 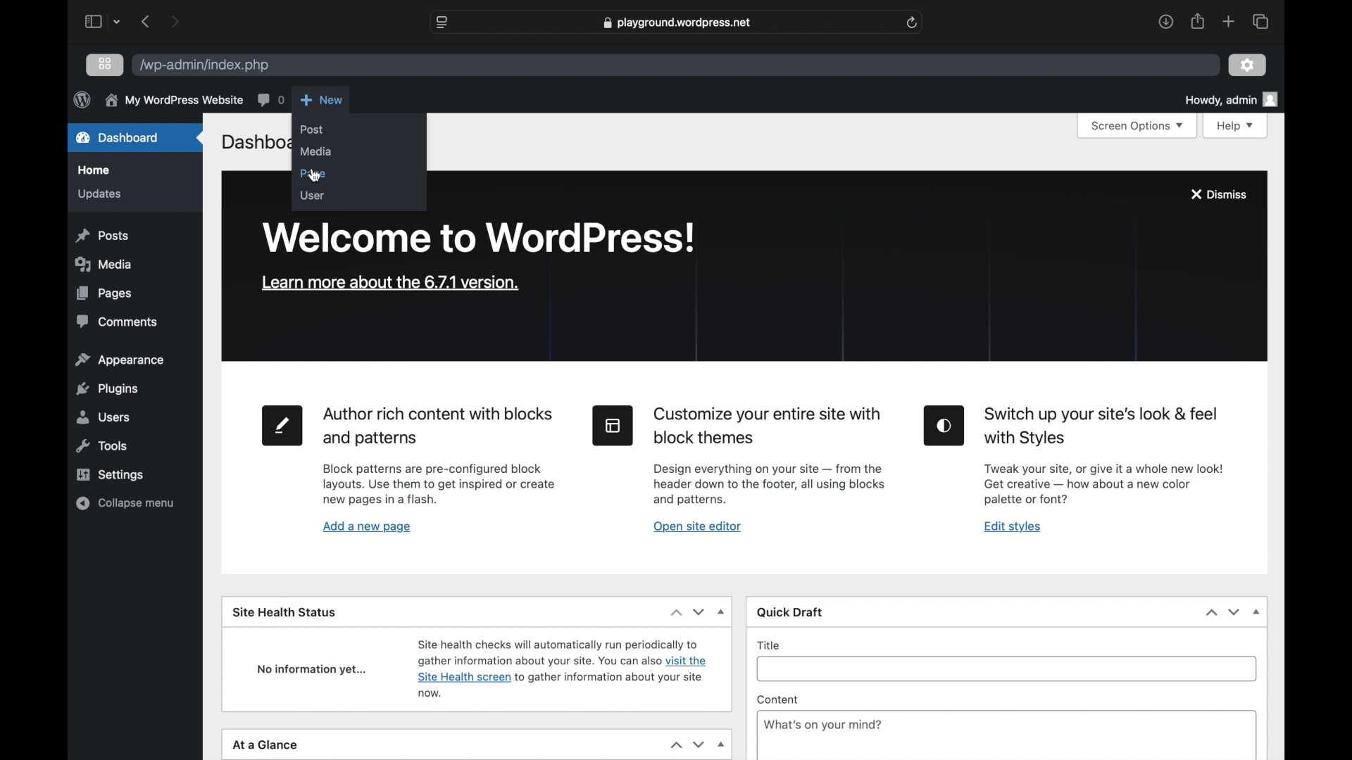 What do you see at coordinates (282, 426) in the screenshot?
I see `edit` at bounding box center [282, 426].